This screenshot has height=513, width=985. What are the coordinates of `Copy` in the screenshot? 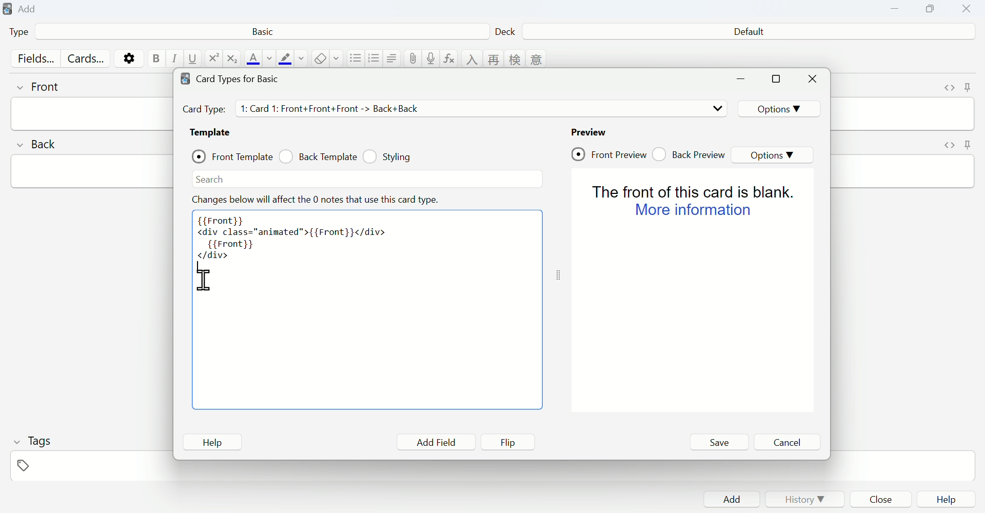 It's located at (933, 10).